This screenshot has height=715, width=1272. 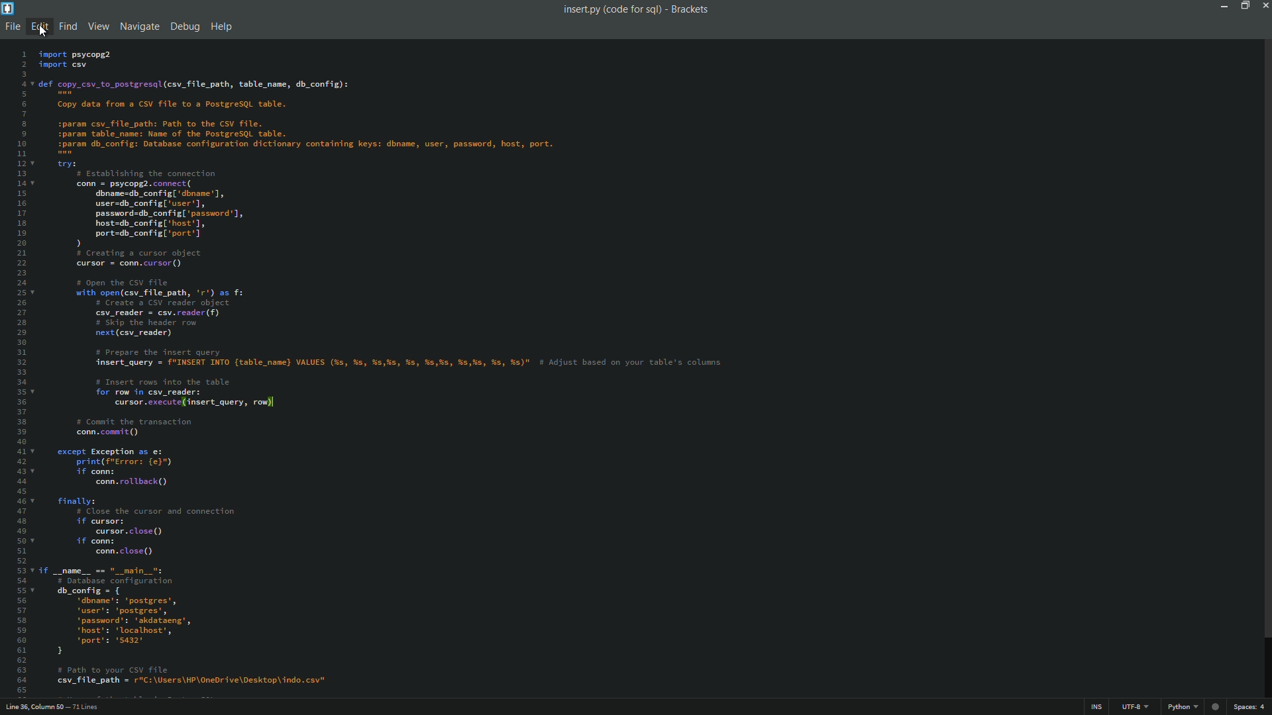 What do you see at coordinates (223, 26) in the screenshot?
I see `help menu` at bounding box center [223, 26].